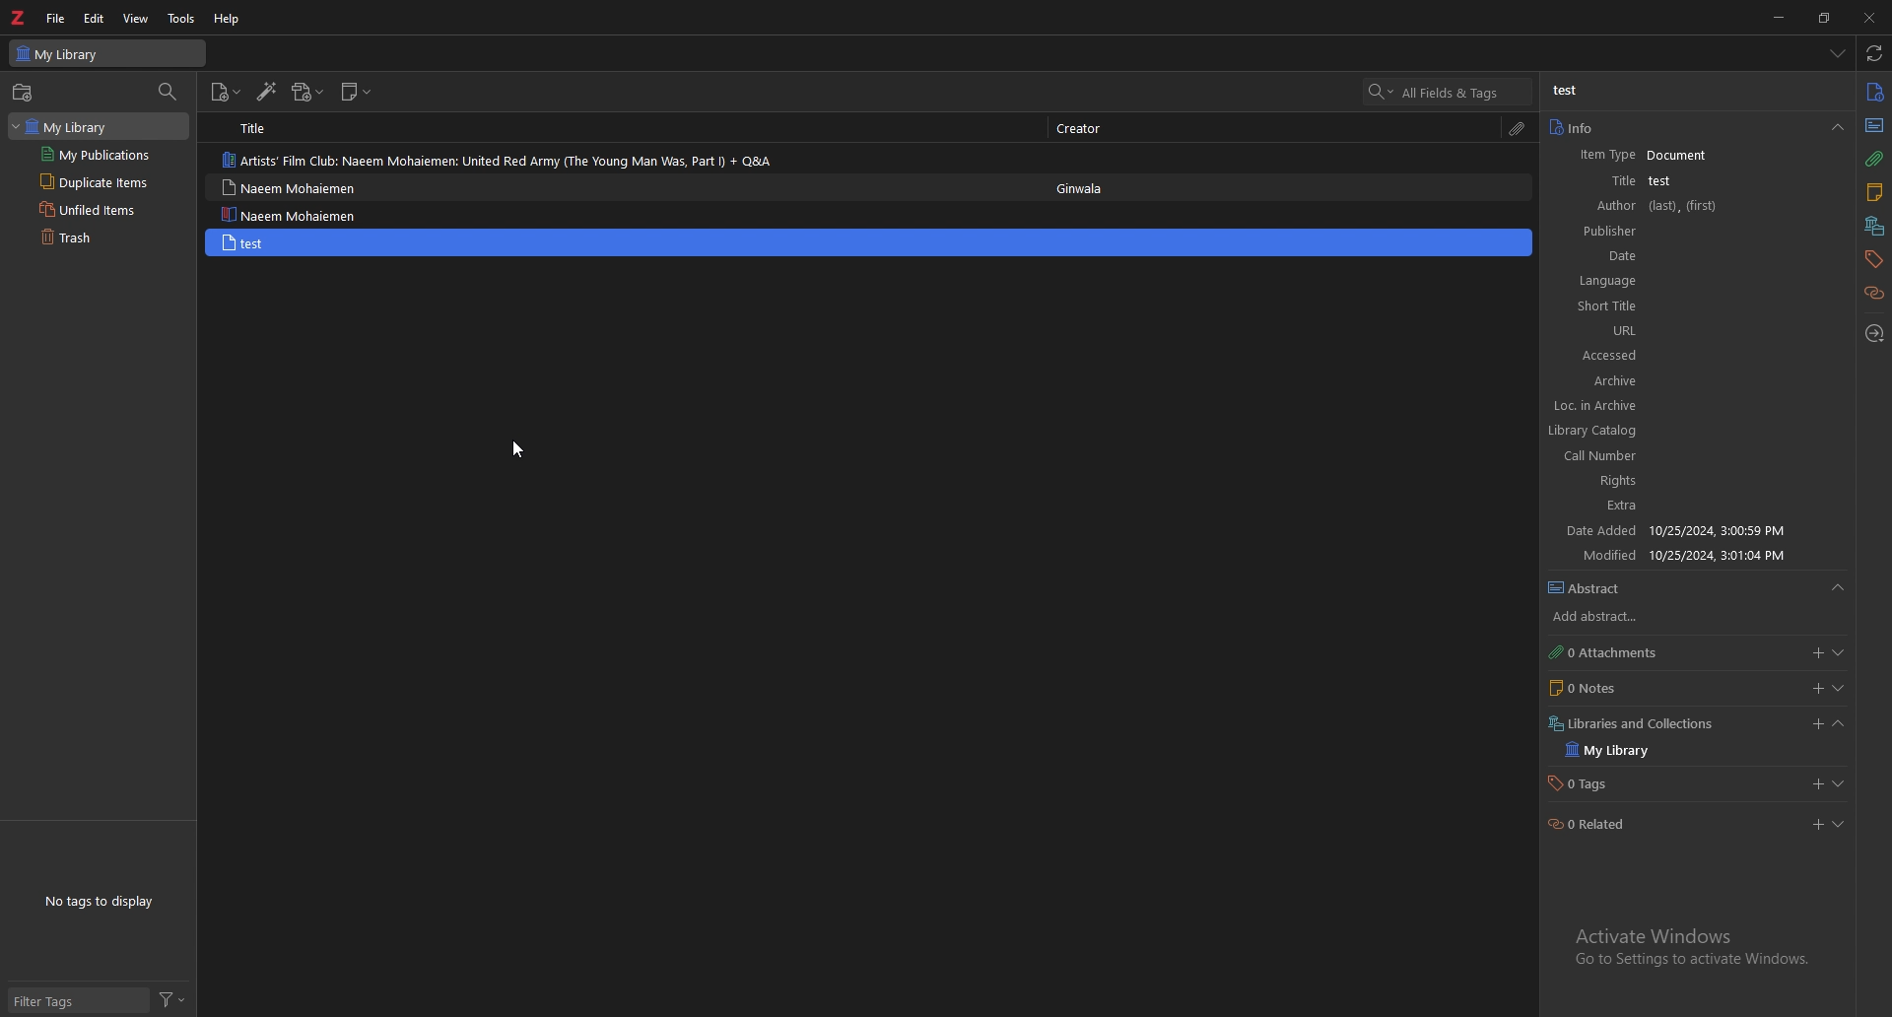 The width and height of the screenshot is (1892, 1017). What do you see at coordinates (1876, 91) in the screenshot?
I see `info` at bounding box center [1876, 91].